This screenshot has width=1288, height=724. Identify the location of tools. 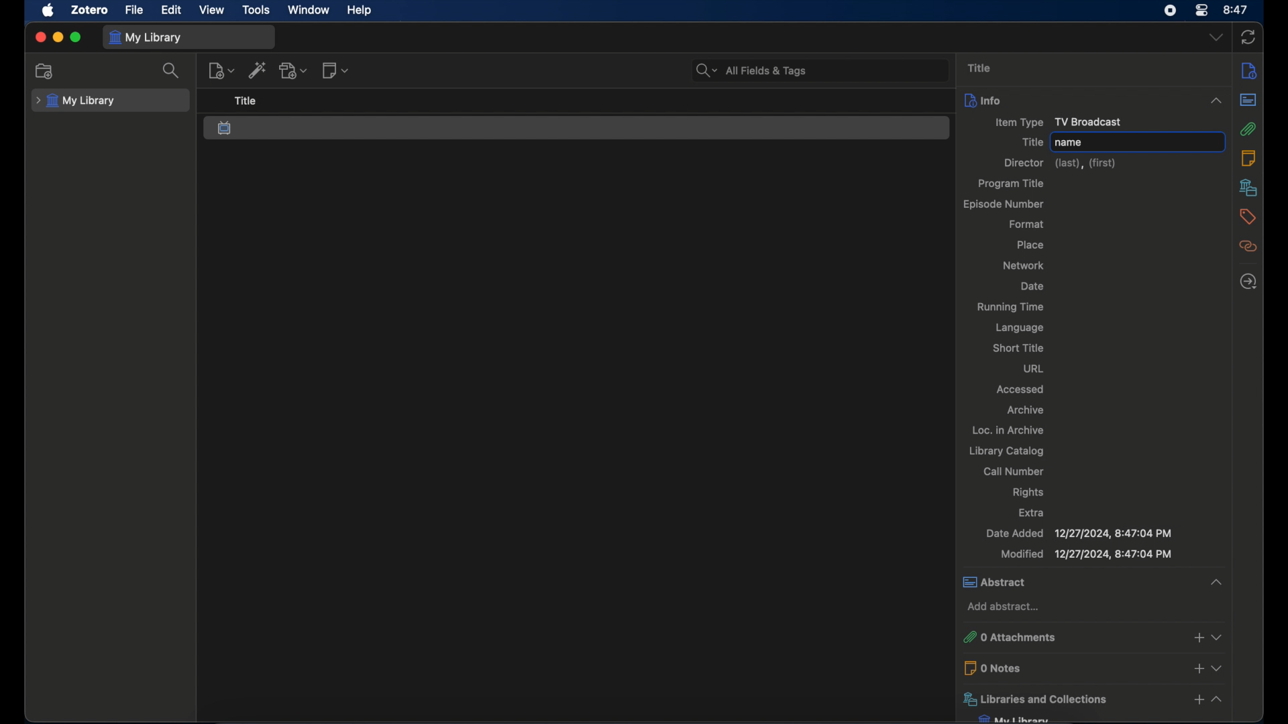
(256, 10).